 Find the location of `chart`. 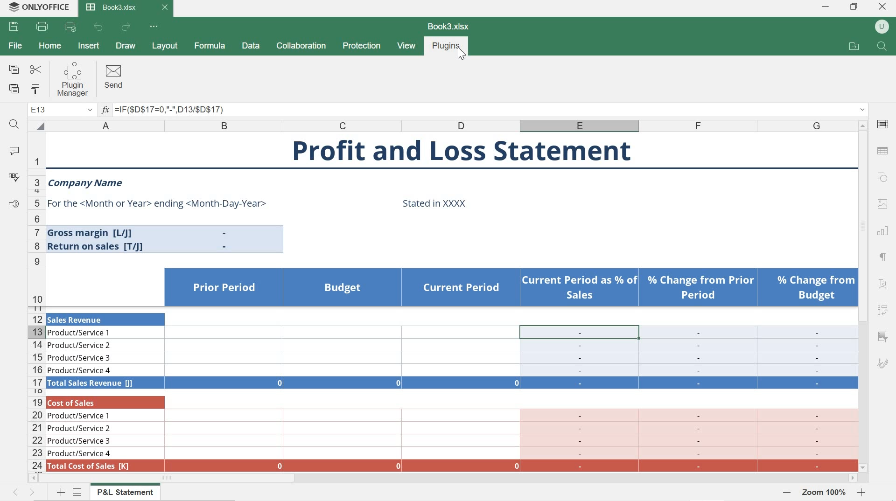

chart is located at coordinates (884, 230).